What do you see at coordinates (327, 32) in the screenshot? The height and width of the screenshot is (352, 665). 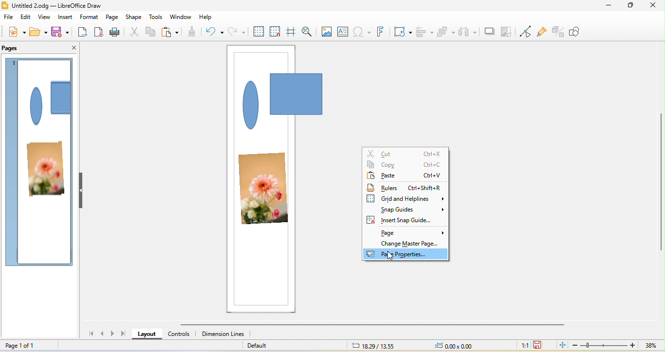 I see `image` at bounding box center [327, 32].